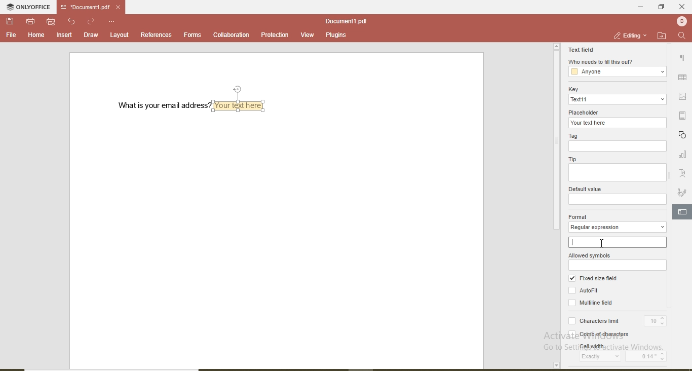  I want to click on close, so click(682, 7).